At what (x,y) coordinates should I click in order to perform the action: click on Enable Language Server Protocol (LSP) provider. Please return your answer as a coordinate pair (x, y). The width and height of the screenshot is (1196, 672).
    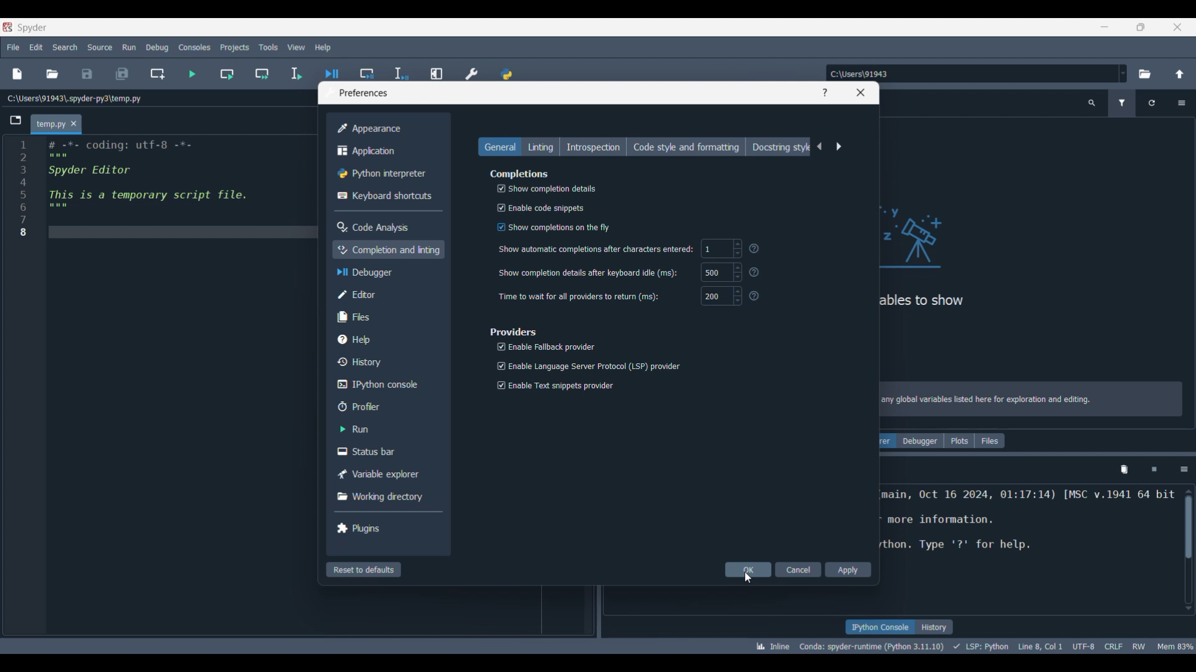
    Looking at the image, I should click on (586, 365).